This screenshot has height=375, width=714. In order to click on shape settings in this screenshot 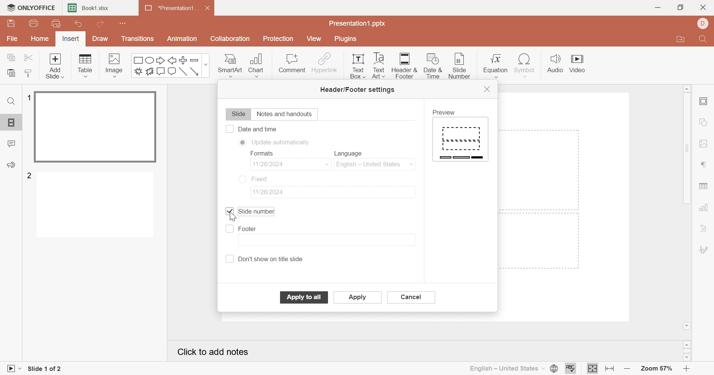, I will do `click(707, 123)`.